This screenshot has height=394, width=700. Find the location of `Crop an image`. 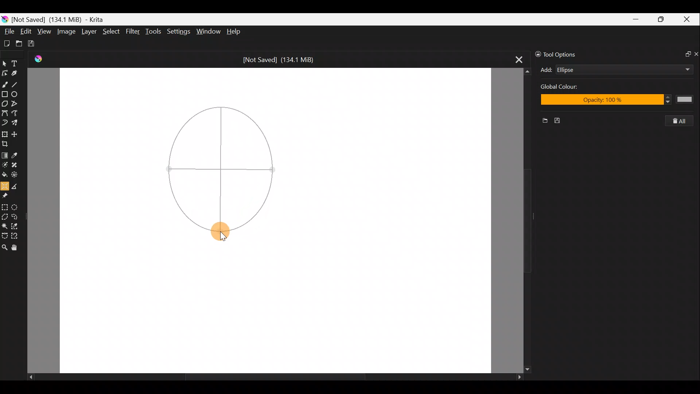

Crop an image is located at coordinates (7, 143).